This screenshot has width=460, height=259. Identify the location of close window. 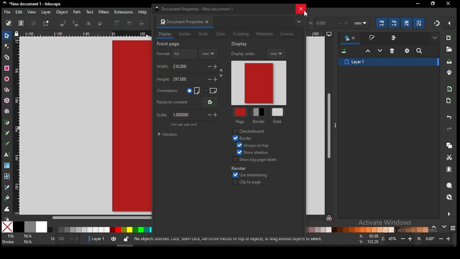
(432, 4).